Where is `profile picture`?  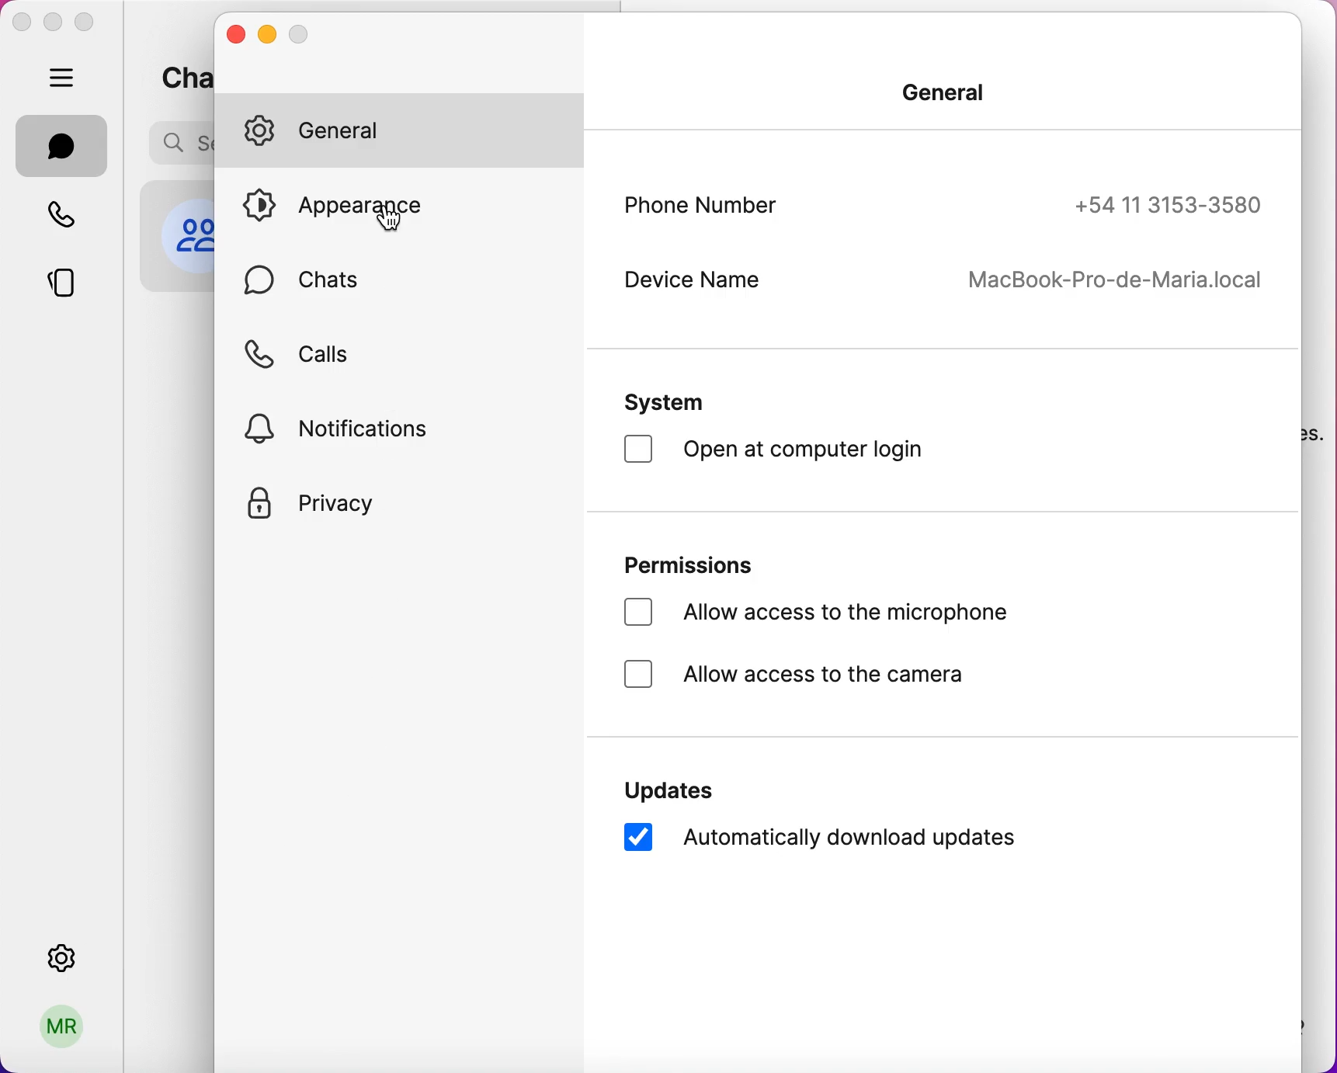
profile picture is located at coordinates (188, 236).